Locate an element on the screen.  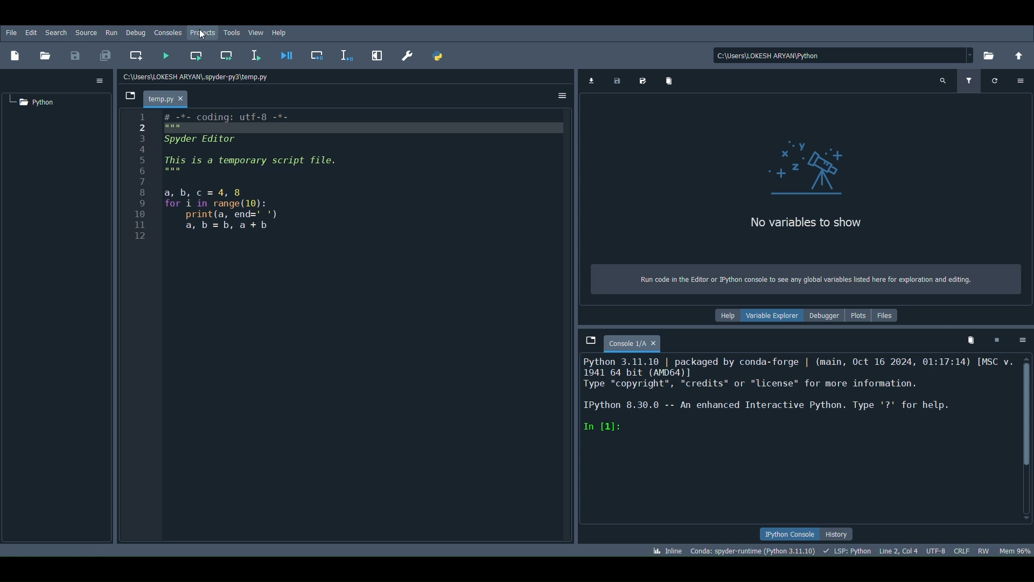
Variable explorer is located at coordinates (772, 316).